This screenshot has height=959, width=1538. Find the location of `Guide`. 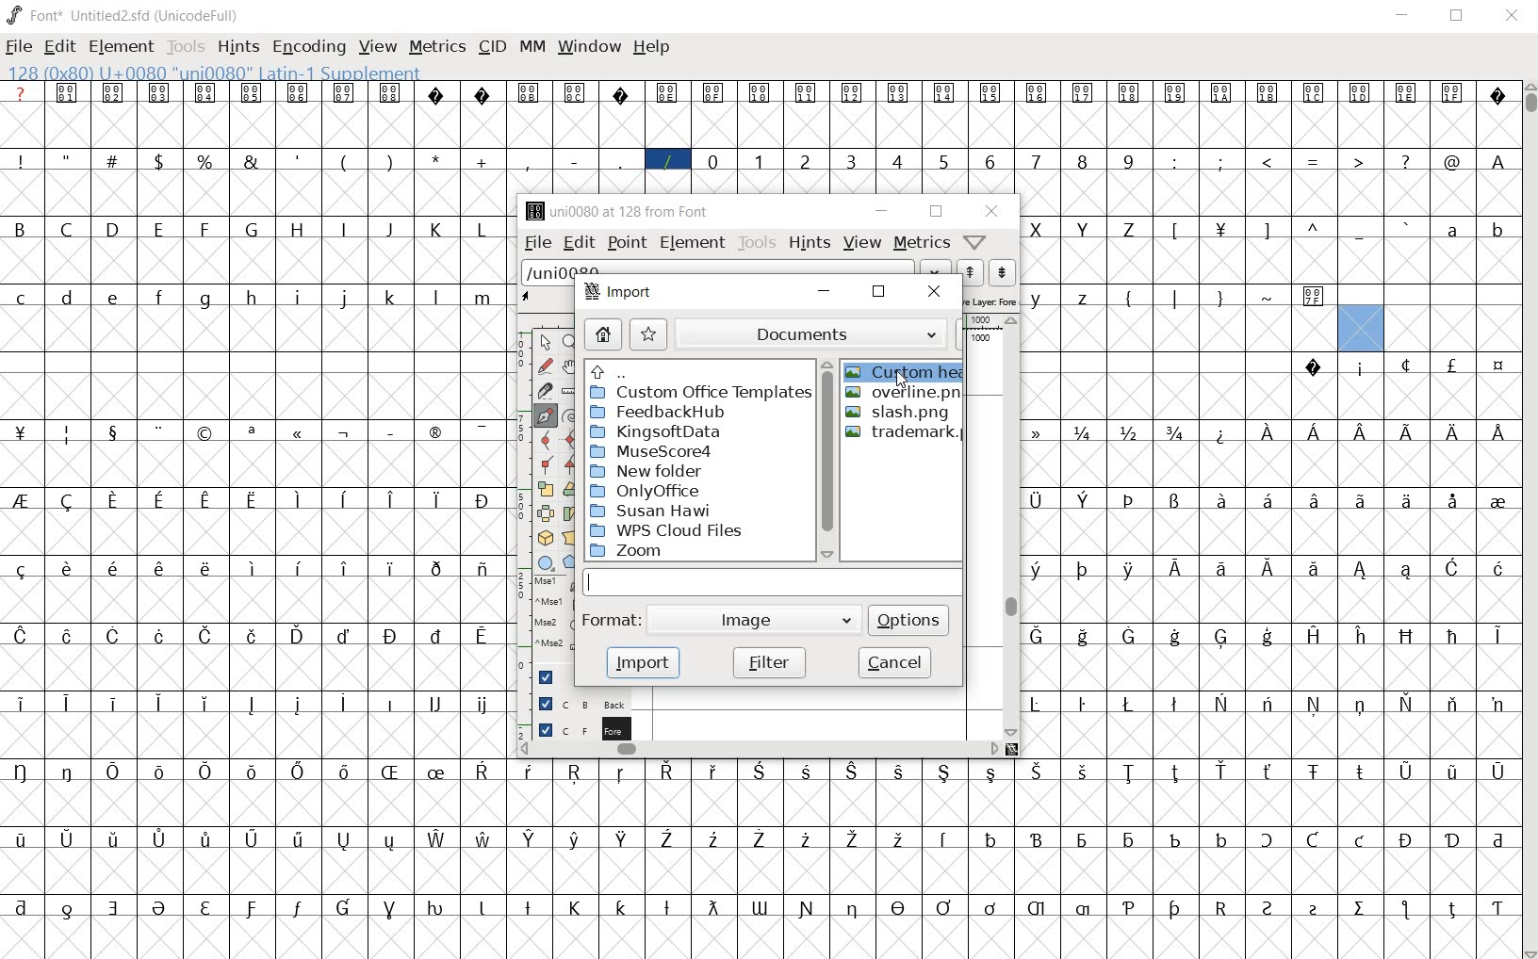

Guide is located at coordinates (543, 676).